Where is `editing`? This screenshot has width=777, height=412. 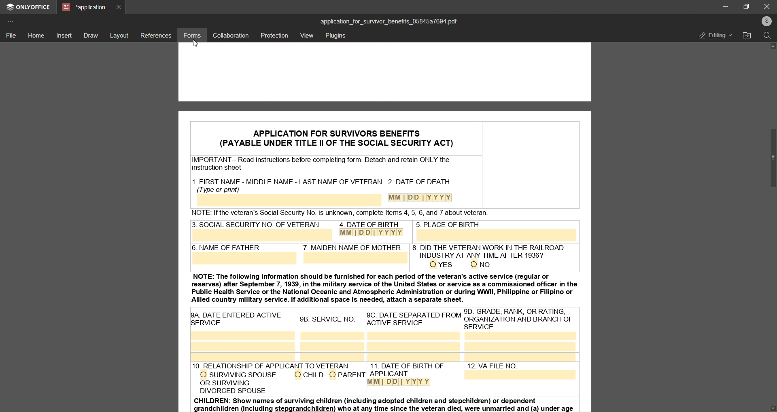
editing is located at coordinates (710, 35).